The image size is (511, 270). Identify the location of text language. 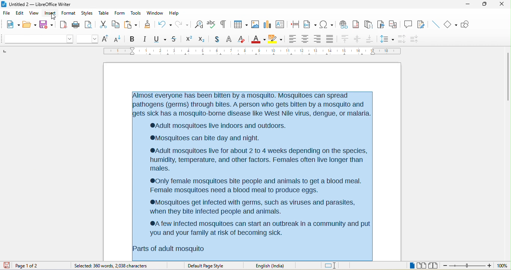
(273, 266).